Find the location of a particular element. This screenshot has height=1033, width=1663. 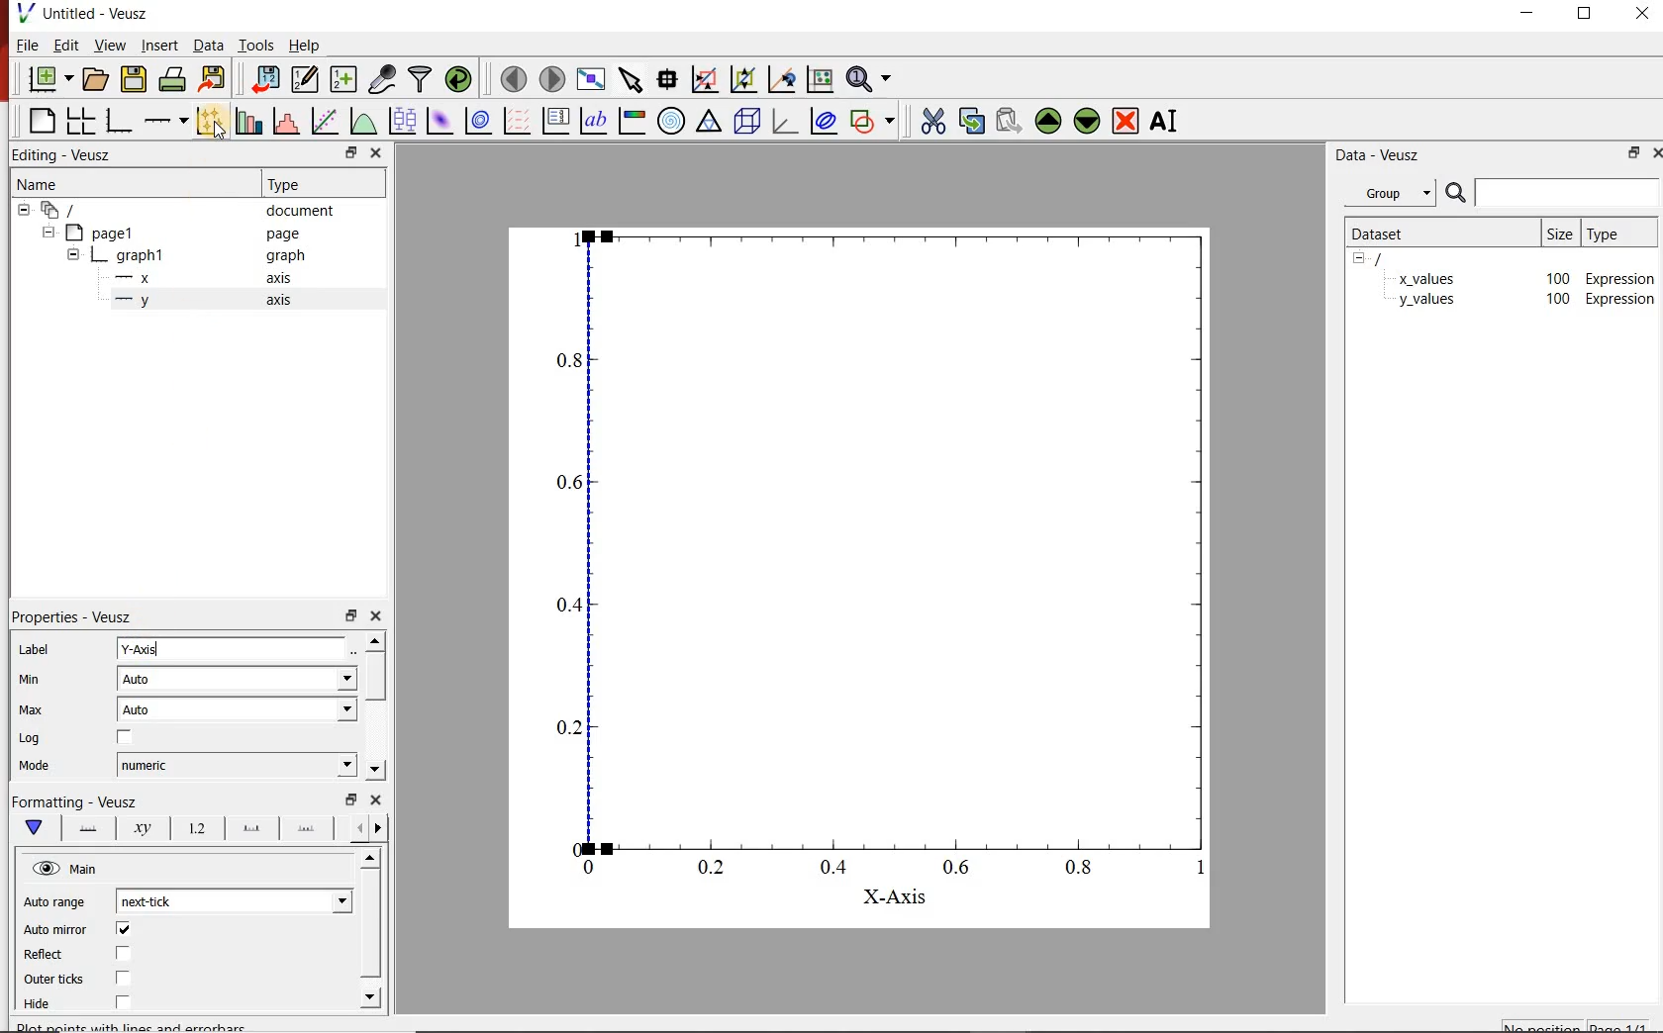

ternary graph is located at coordinates (711, 124).